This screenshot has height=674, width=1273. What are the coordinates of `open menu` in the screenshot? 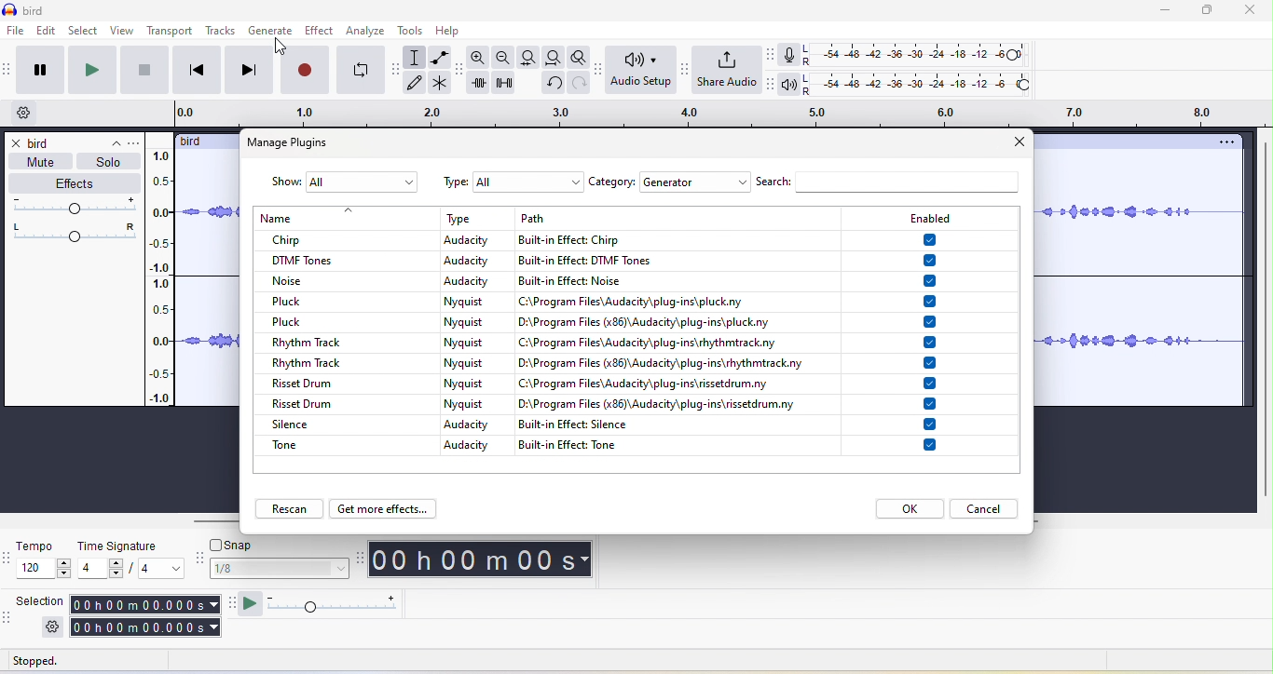 It's located at (134, 142).